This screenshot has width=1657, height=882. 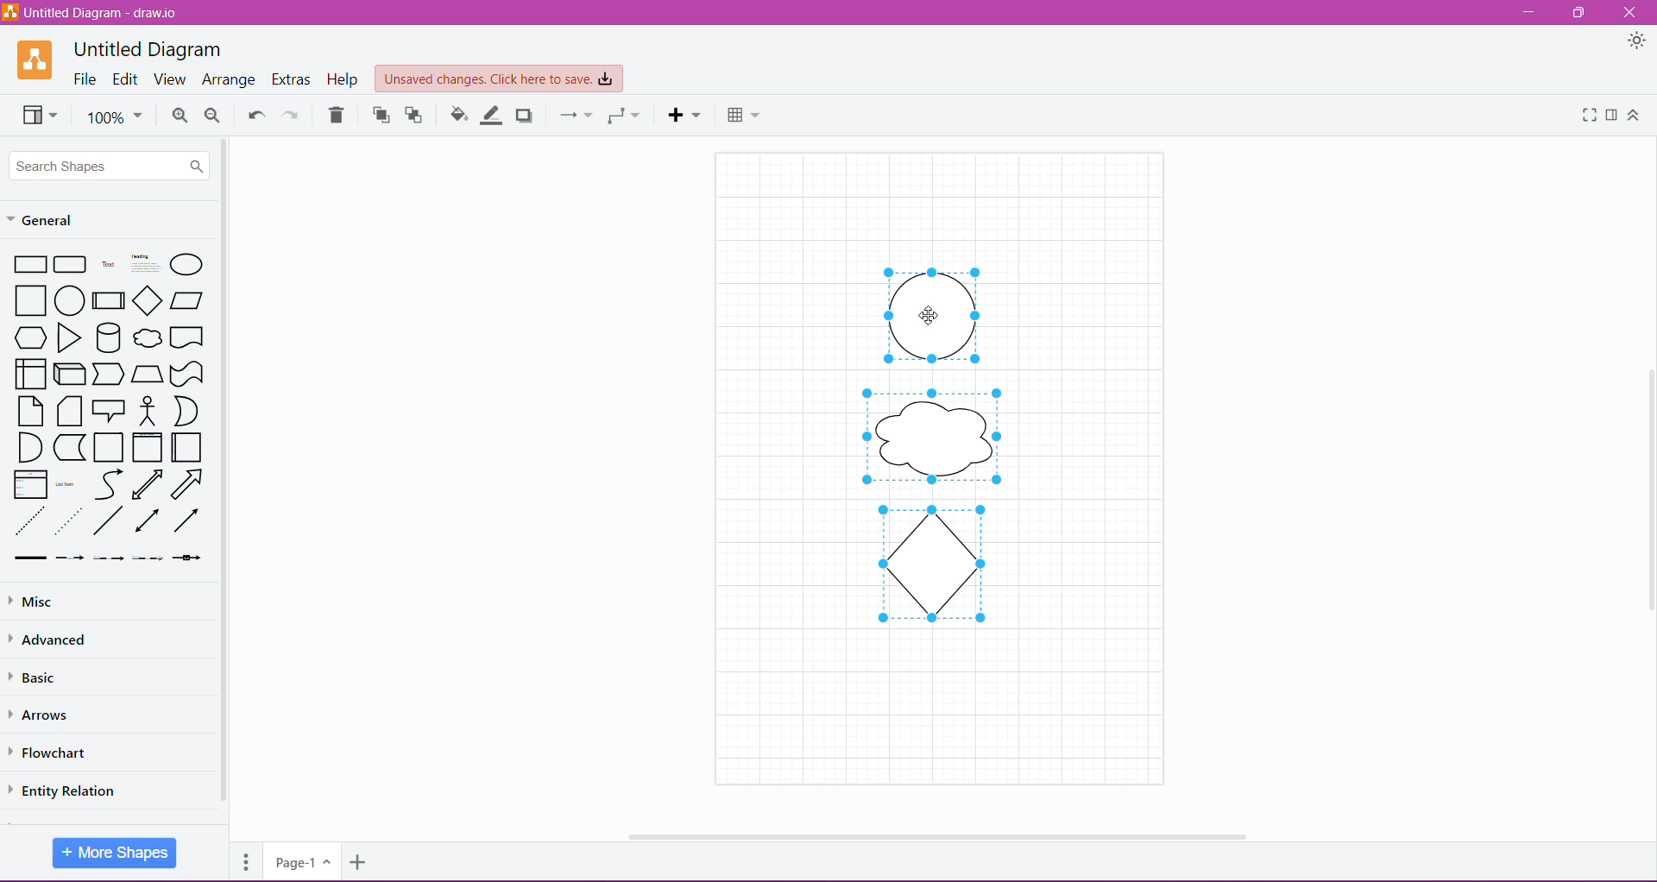 I want to click on Pages, so click(x=243, y=860).